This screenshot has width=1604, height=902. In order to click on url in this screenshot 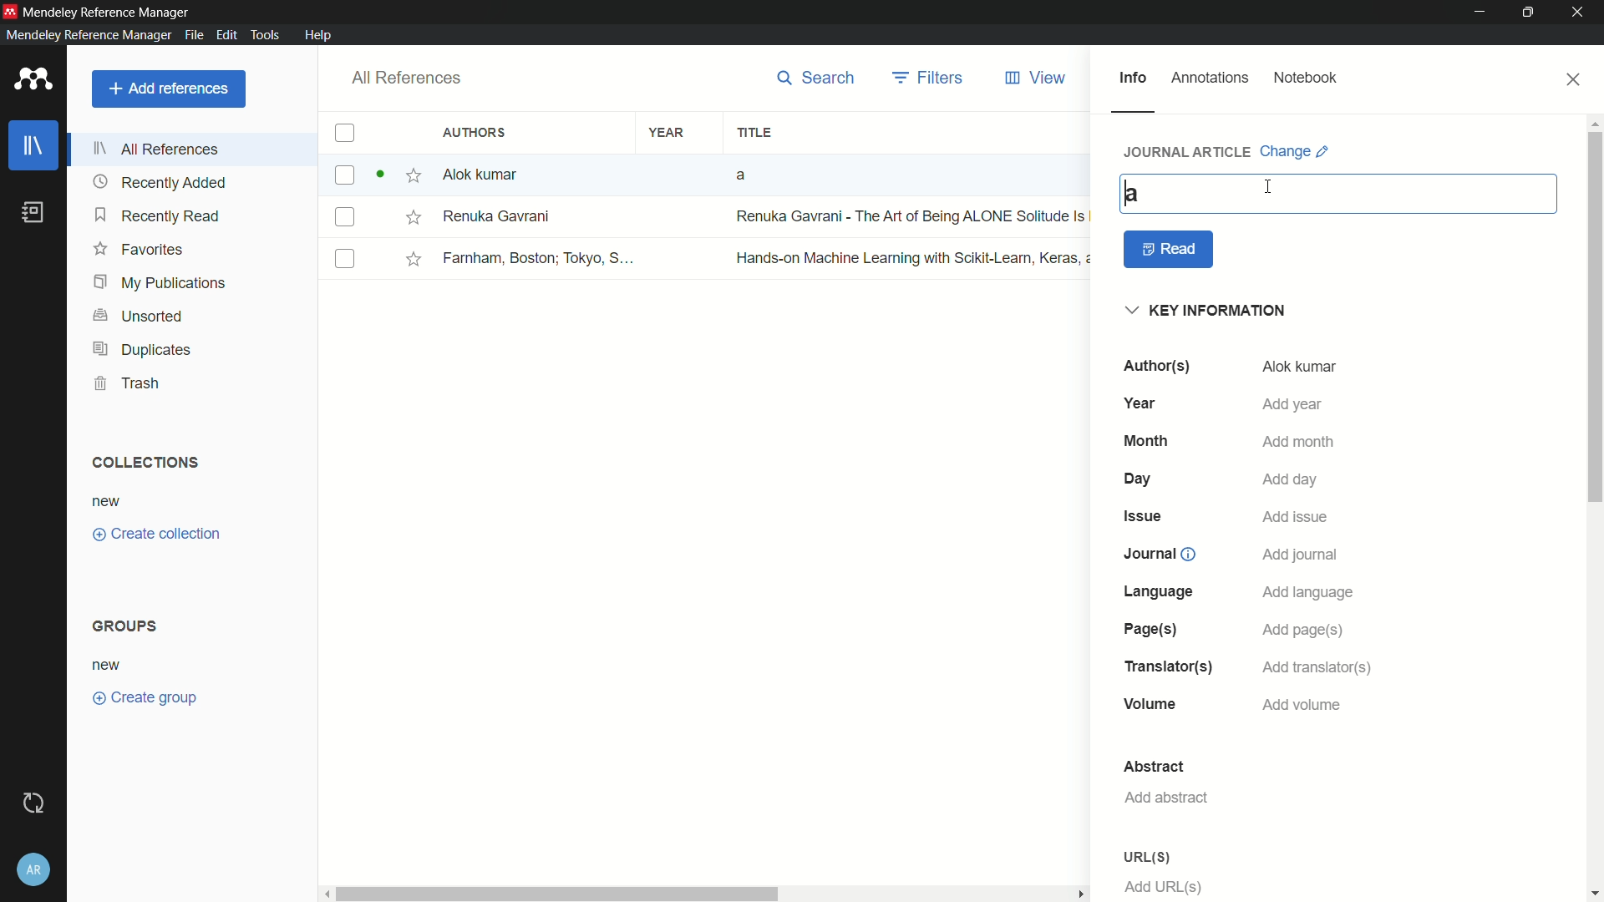, I will do `click(1146, 857)`.